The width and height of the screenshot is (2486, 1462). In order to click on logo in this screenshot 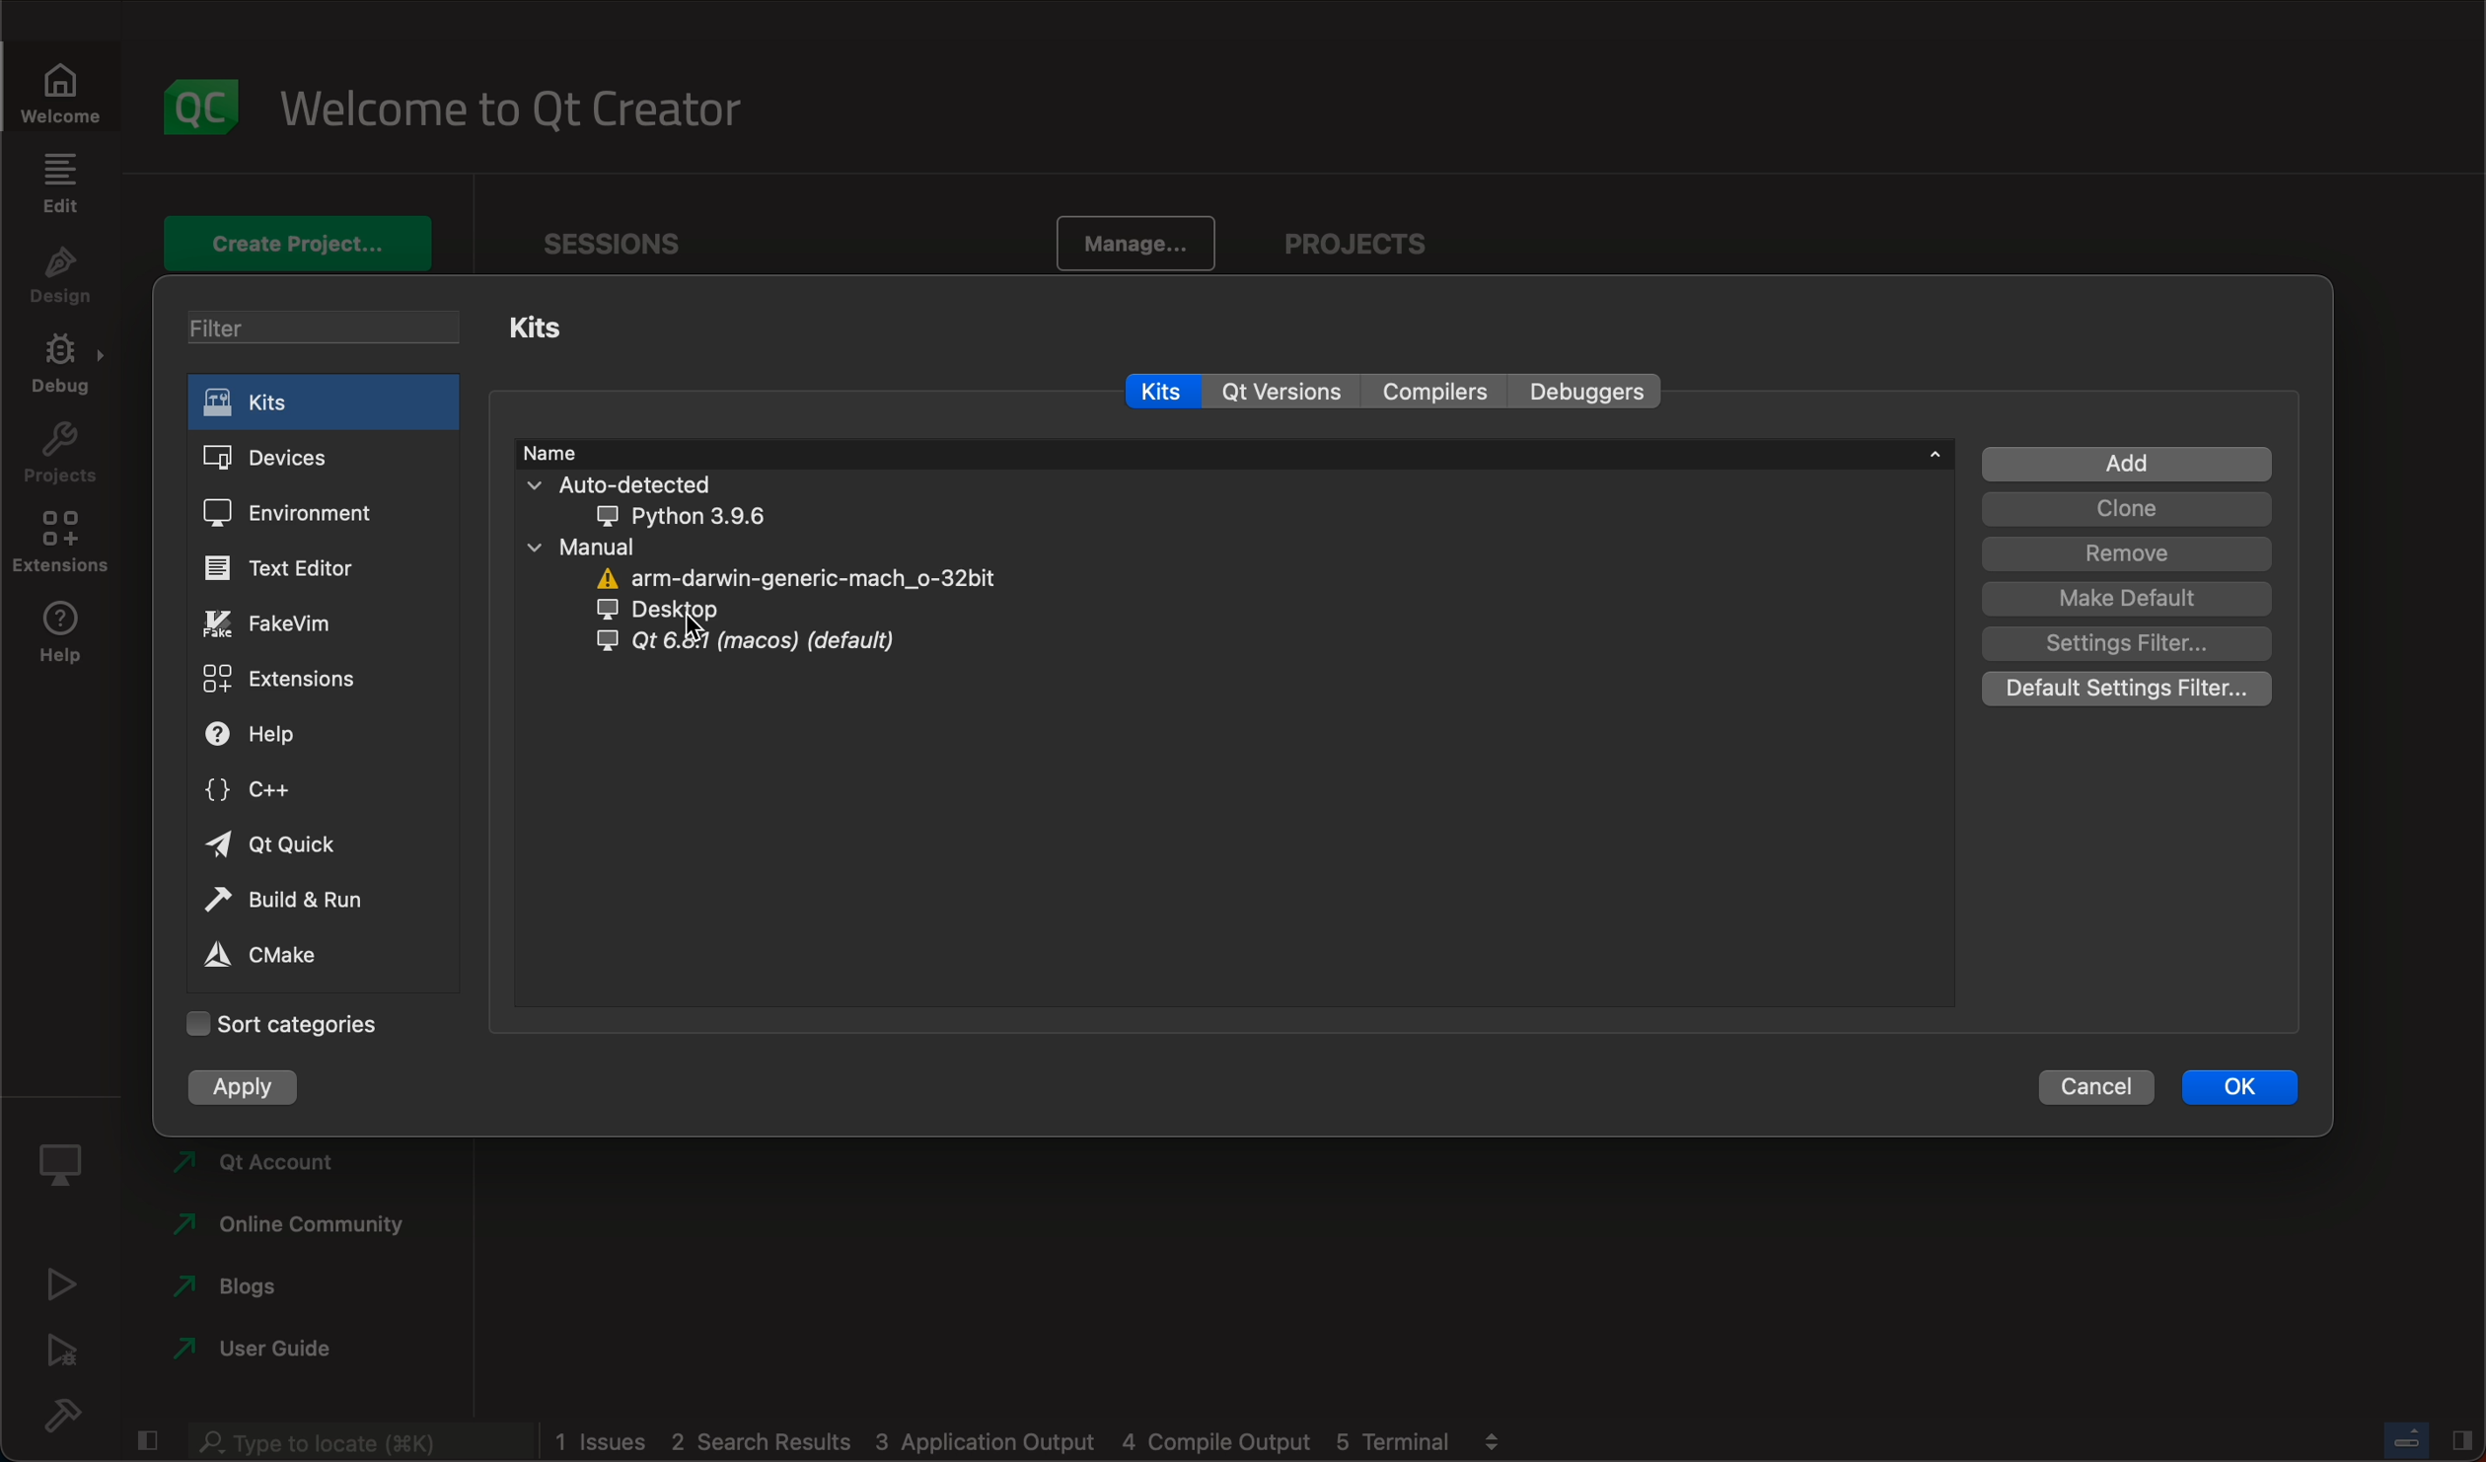, I will do `click(204, 101)`.